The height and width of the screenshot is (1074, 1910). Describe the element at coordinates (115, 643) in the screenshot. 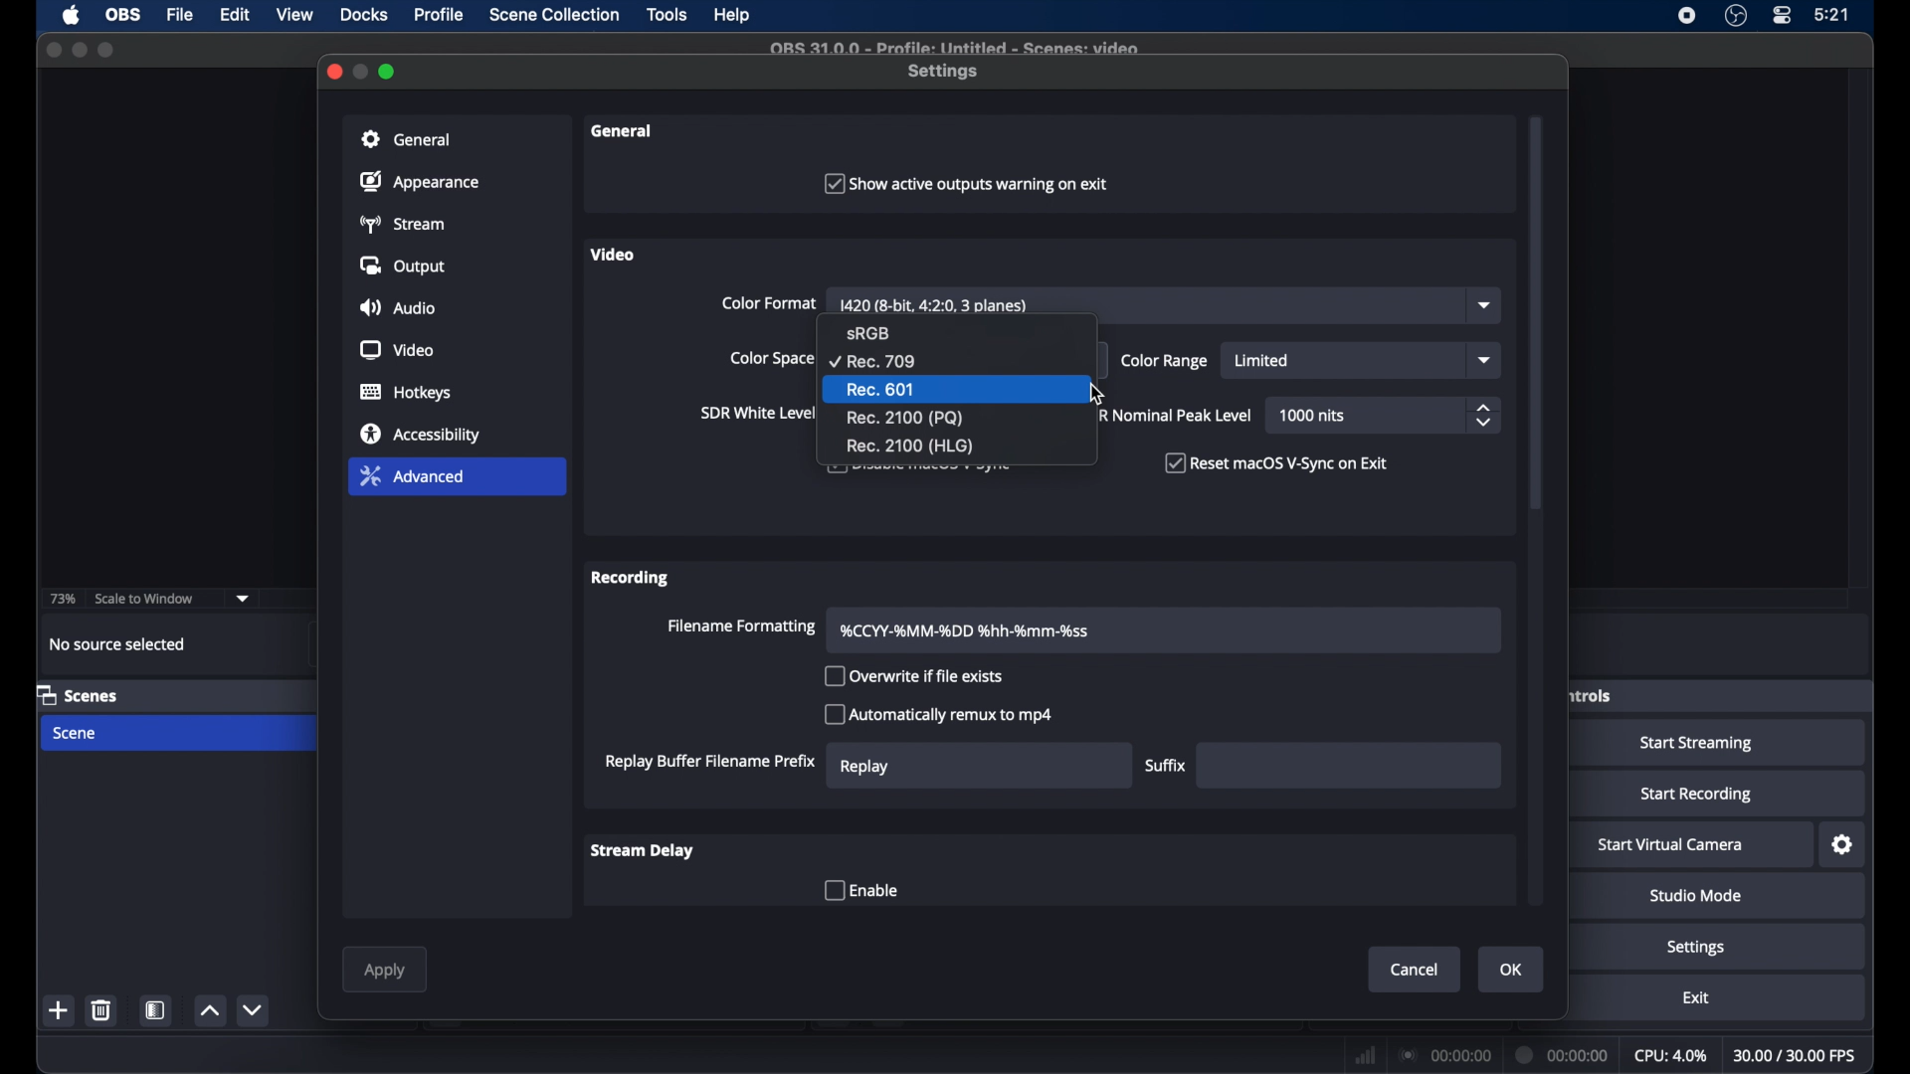

I see `no source selected` at that location.